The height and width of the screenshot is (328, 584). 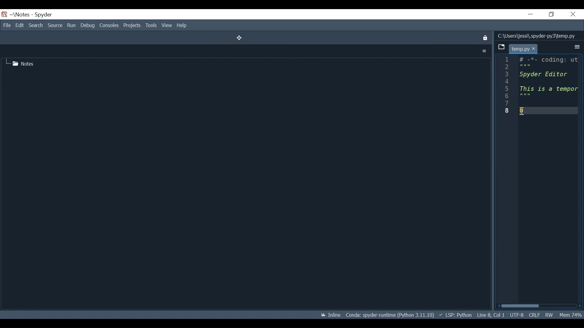 I want to click on Edit, so click(x=19, y=25).